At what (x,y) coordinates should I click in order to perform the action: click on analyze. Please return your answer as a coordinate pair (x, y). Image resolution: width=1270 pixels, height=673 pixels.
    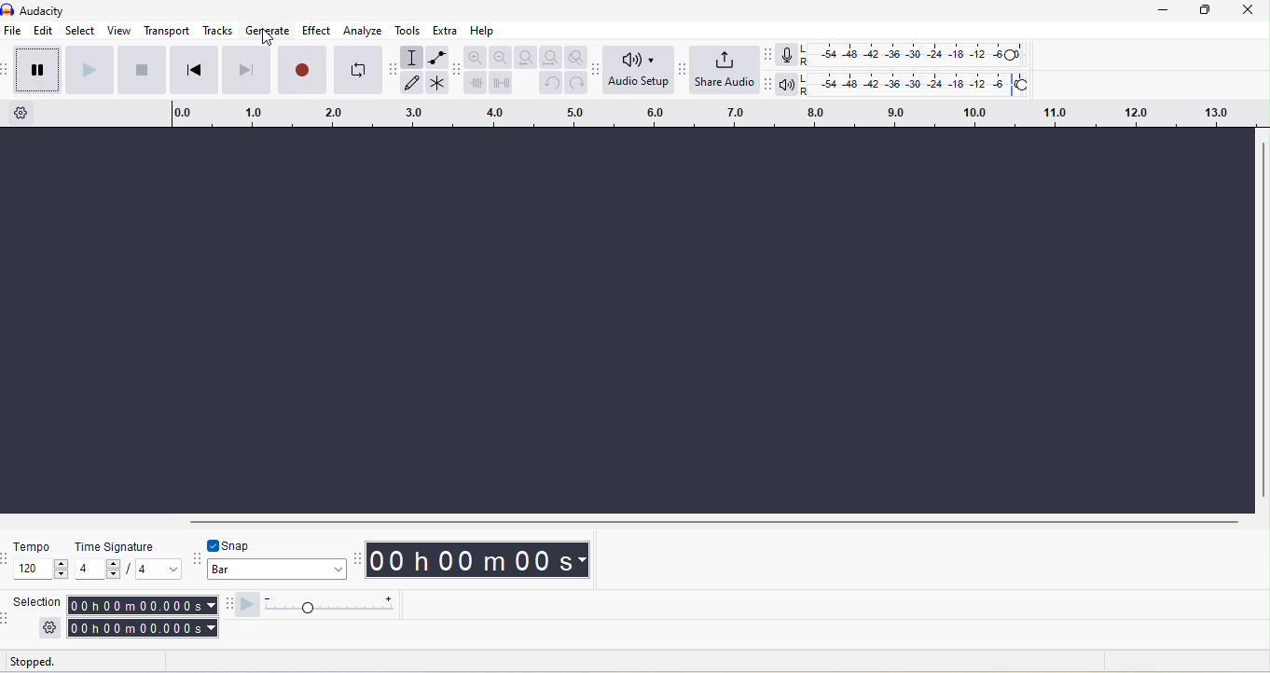
    Looking at the image, I should click on (366, 31).